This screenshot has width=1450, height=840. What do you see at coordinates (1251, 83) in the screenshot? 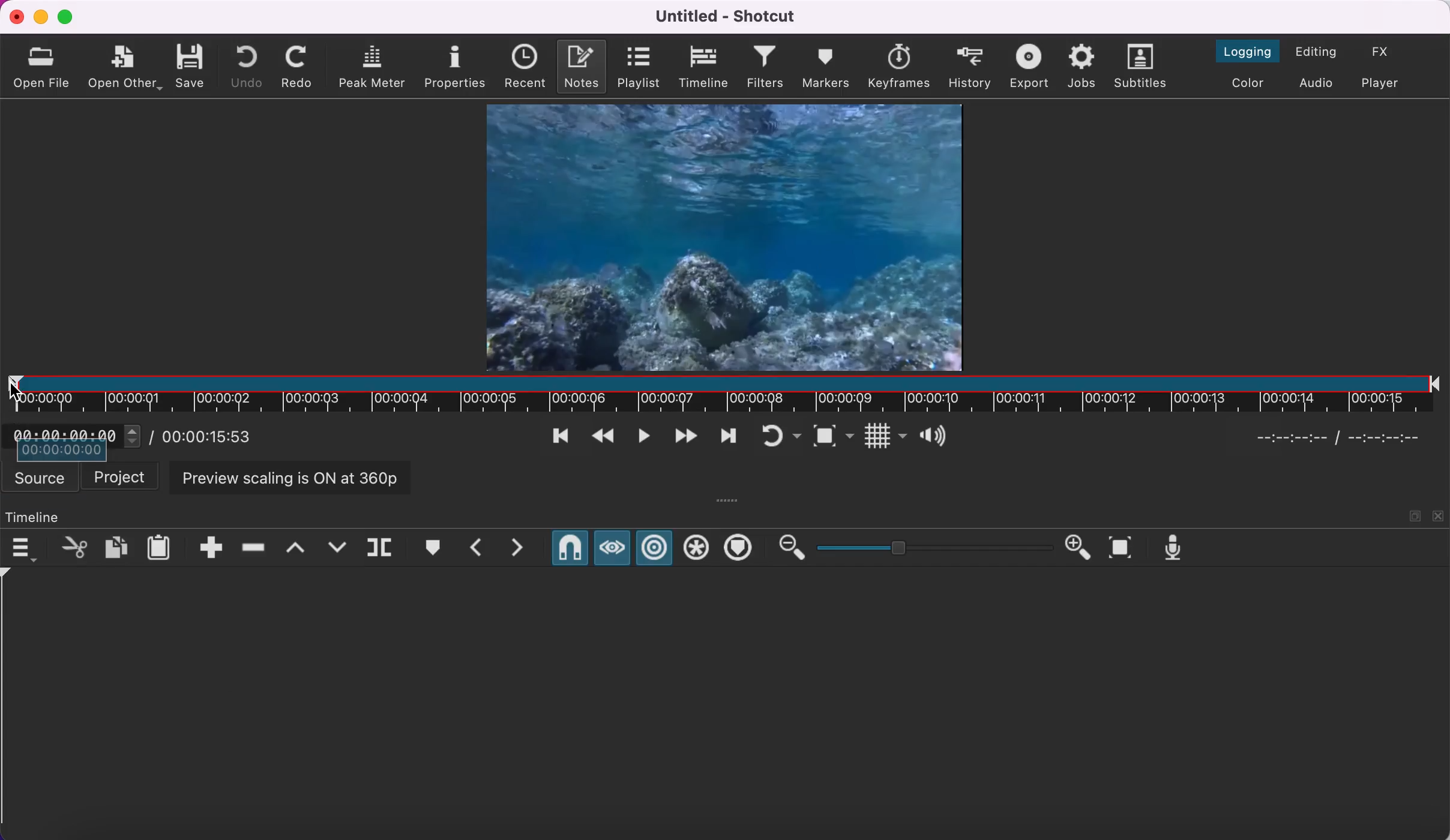
I see `switch to the color layout` at bounding box center [1251, 83].